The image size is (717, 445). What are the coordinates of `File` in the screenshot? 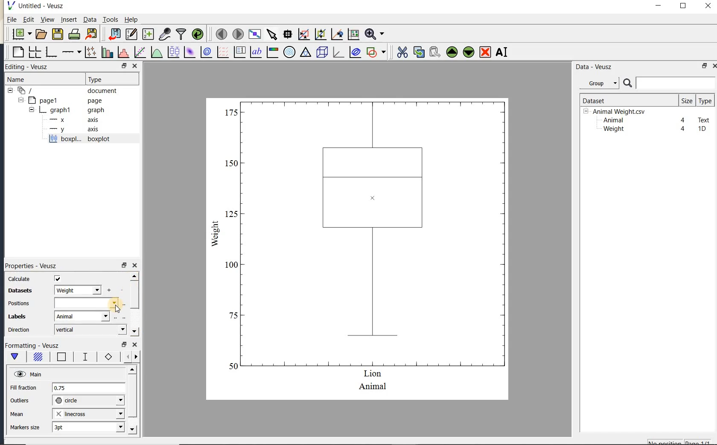 It's located at (12, 20).